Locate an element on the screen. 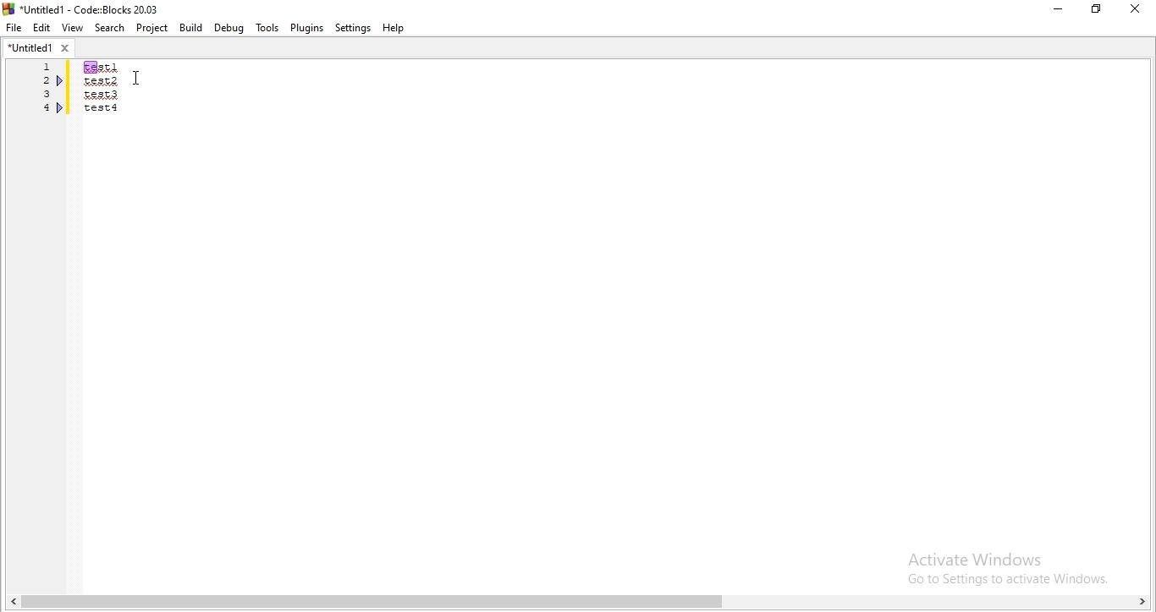  cursor is located at coordinates (136, 78).